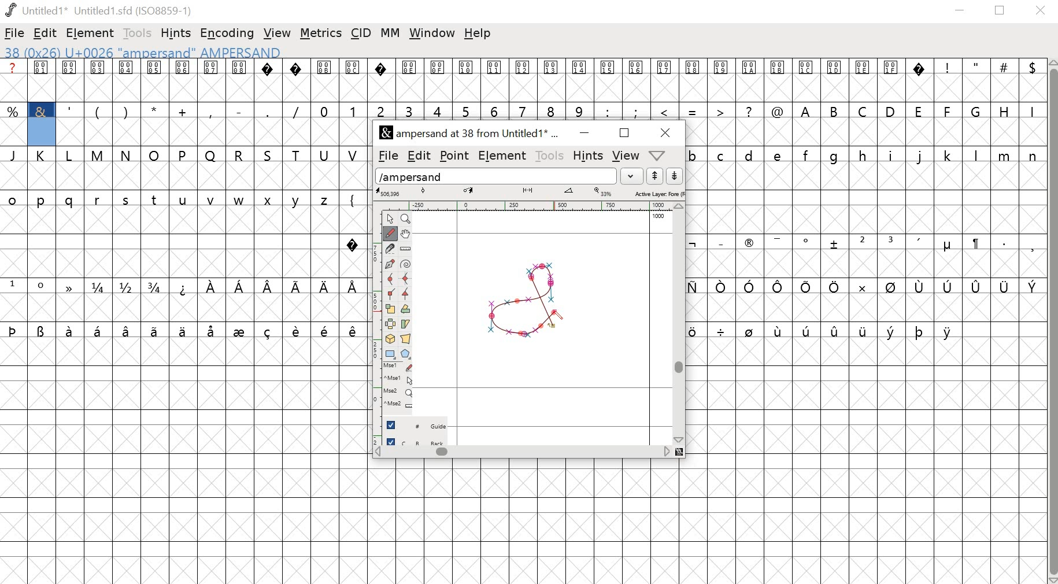 This screenshot has height=584, width=1058. Describe the element at coordinates (184, 201) in the screenshot. I see `u` at that location.